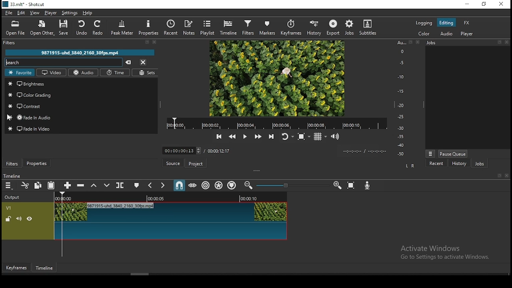 This screenshot has height=288, width=512. What do you see at coordinates (130, 62) in the screenshot?
I see `clear searches` at bounding box center [130, 62].